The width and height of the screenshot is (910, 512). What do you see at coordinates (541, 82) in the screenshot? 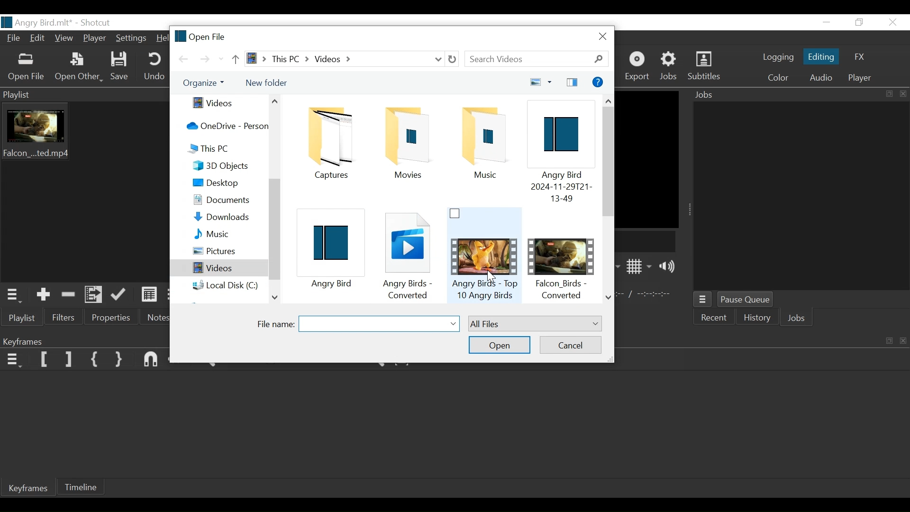
I see `Change your view` at bounding box center [541, 82].